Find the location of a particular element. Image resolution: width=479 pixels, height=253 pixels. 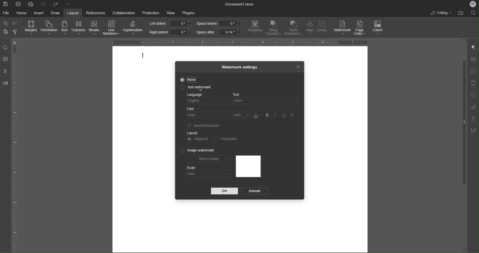

Graph Settings is located at coordinates (473, 108).